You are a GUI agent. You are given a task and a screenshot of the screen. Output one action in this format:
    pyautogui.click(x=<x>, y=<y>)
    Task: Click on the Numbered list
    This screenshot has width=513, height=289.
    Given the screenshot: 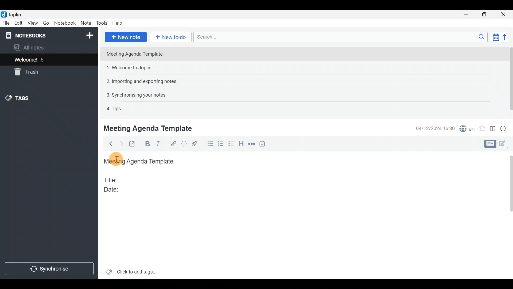 What is the action you would take?
    pyautogui.click(x=221, y=145)
    